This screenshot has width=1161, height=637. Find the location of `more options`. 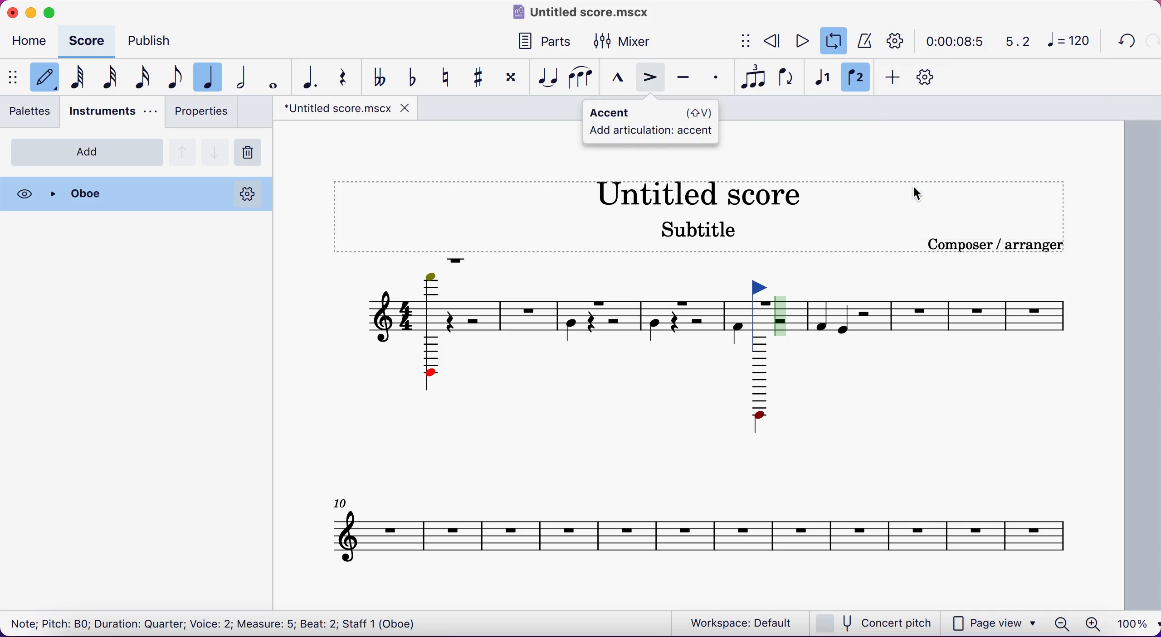

more options is located at coordinates (248, 193).